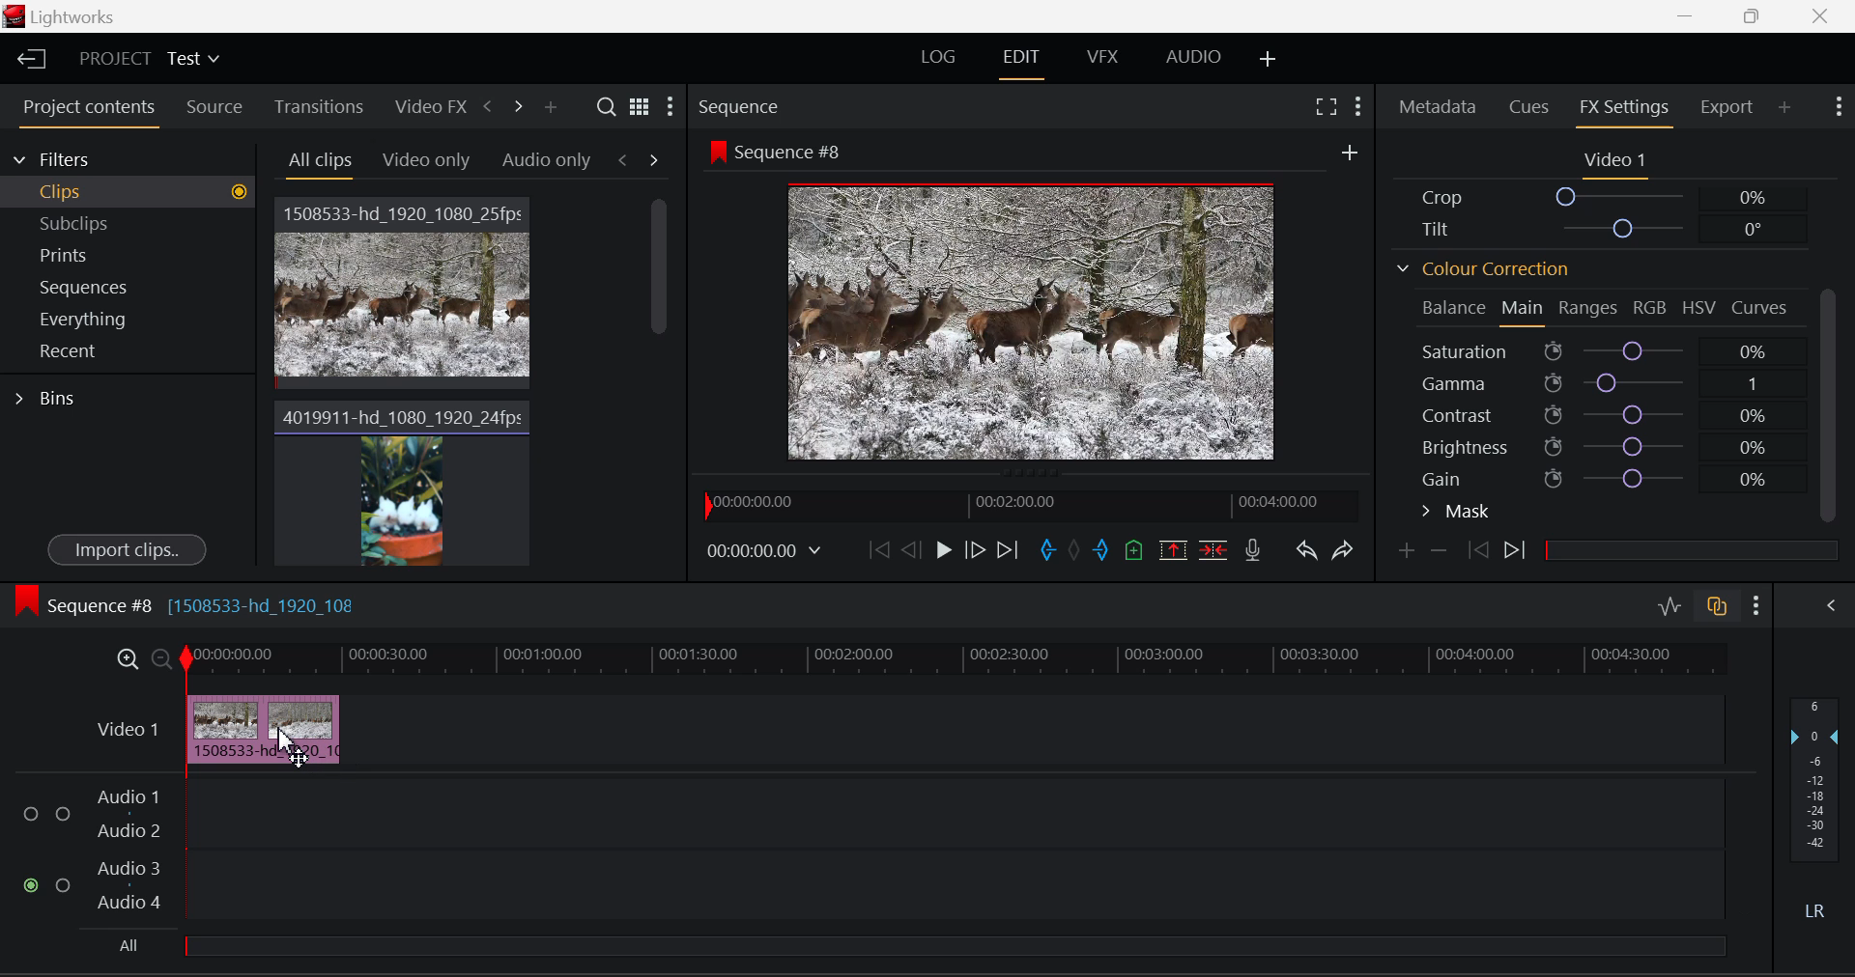  Describe the element at coordinates (1594, 230) in the screenshot. I see `Tilt` at that location.